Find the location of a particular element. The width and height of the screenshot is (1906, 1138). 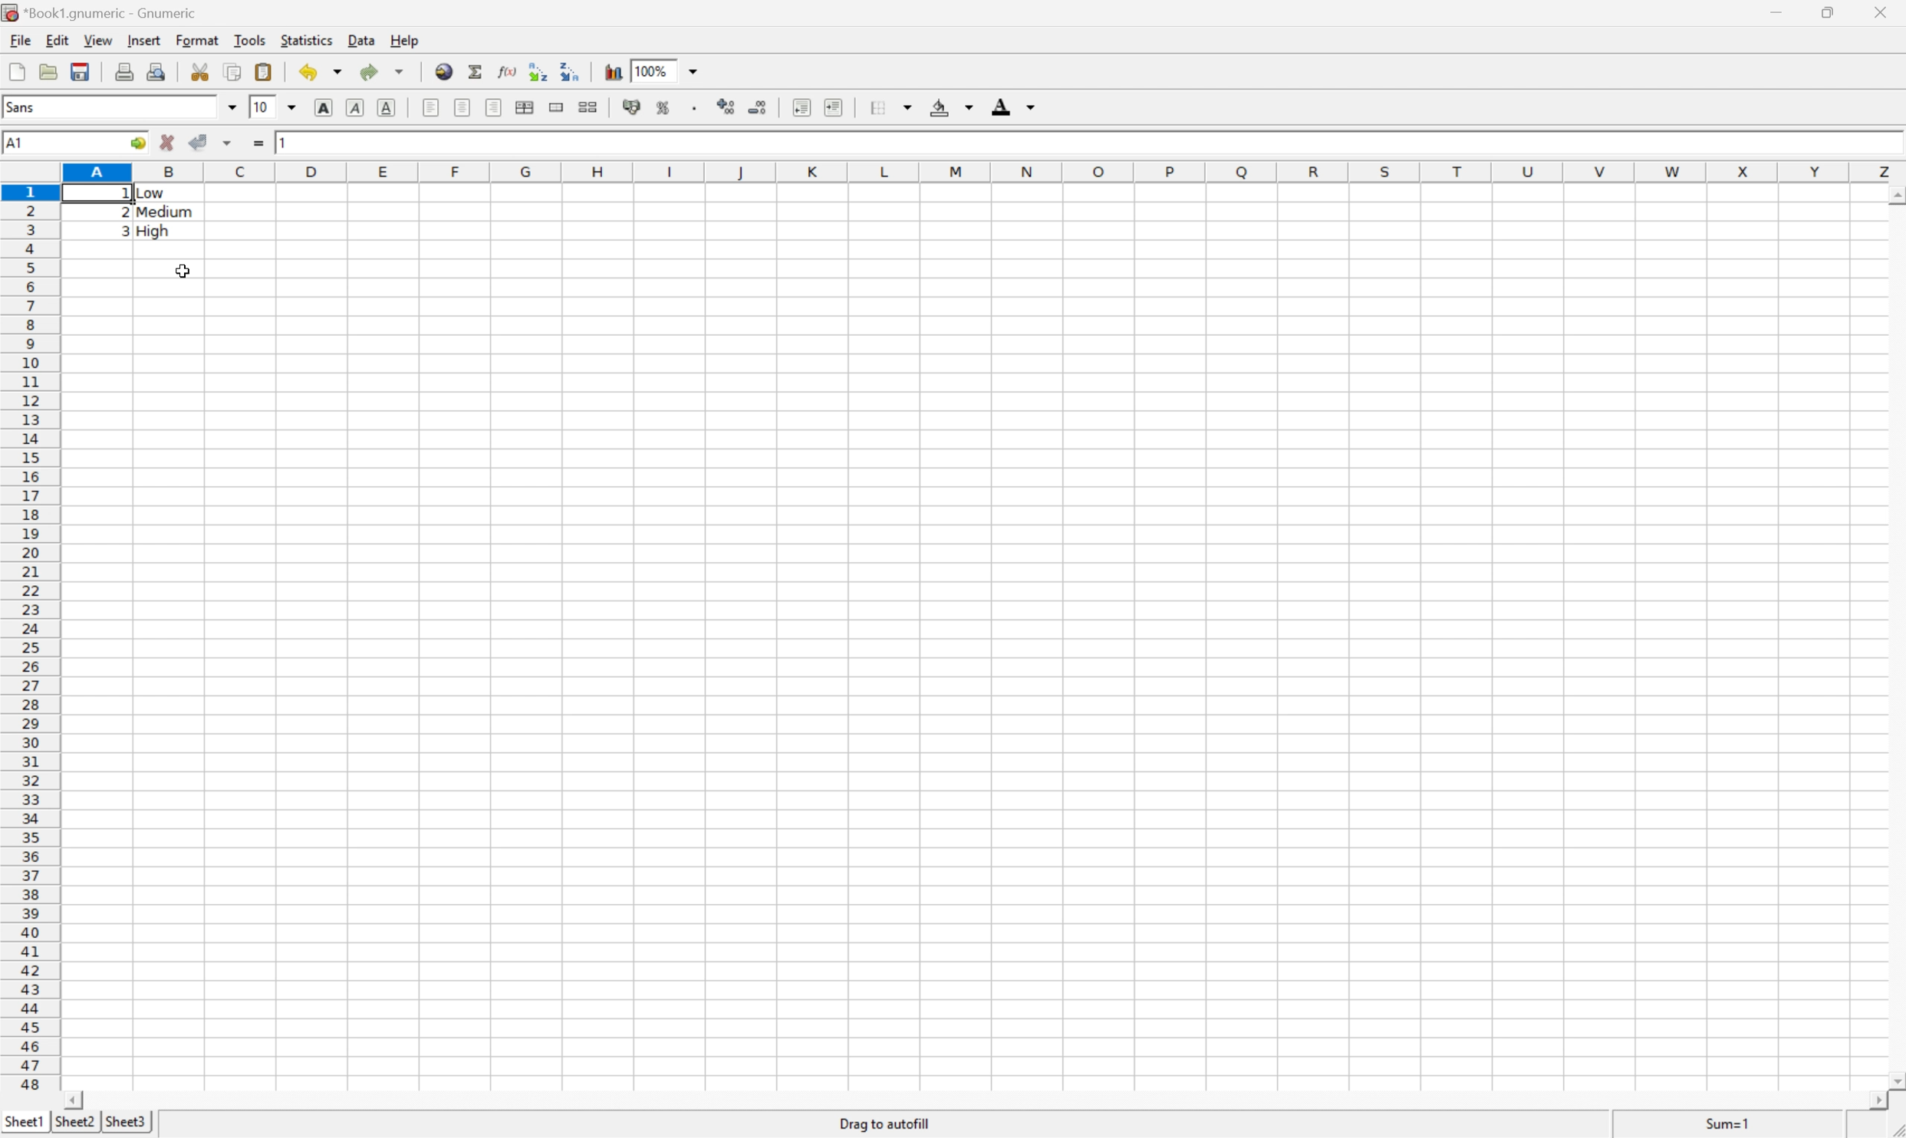

Save current workbook is located at coordinates (81, 72).